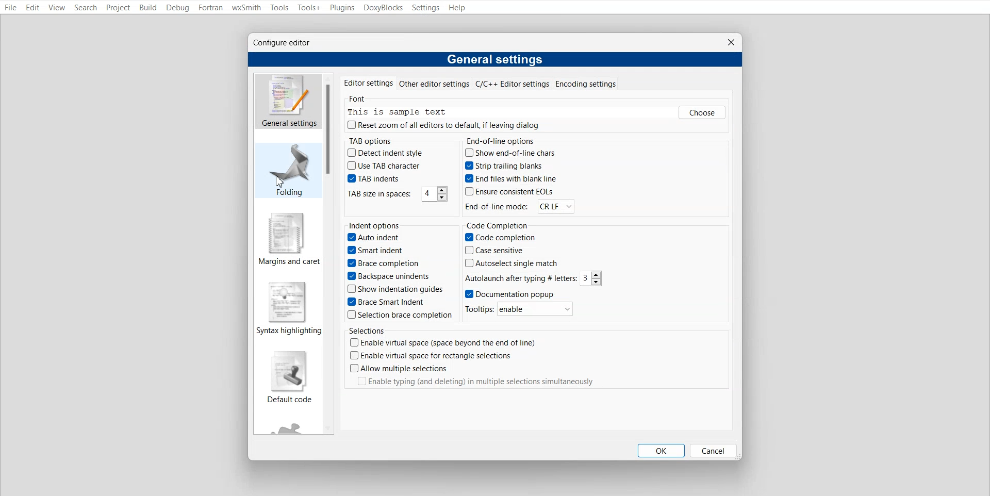 Image resolution: width=990 pixels, height=496 pixels. What do you see at coordinates (500, 238) in the screenshot?
I see `Code completion` at bounding box center [500, 238].